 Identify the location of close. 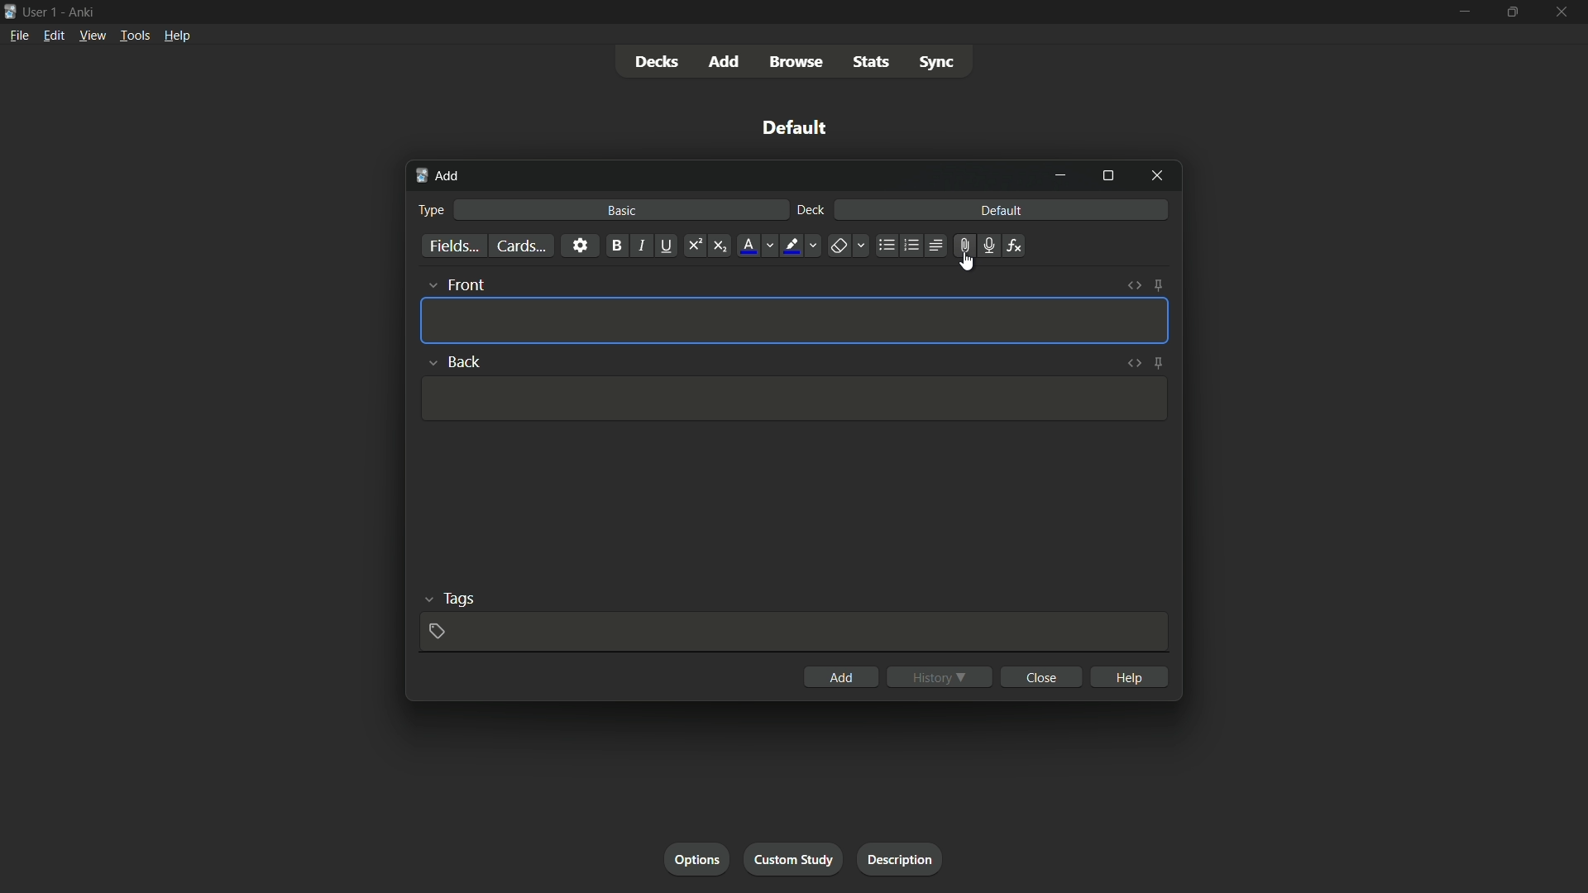
(1041, 675).